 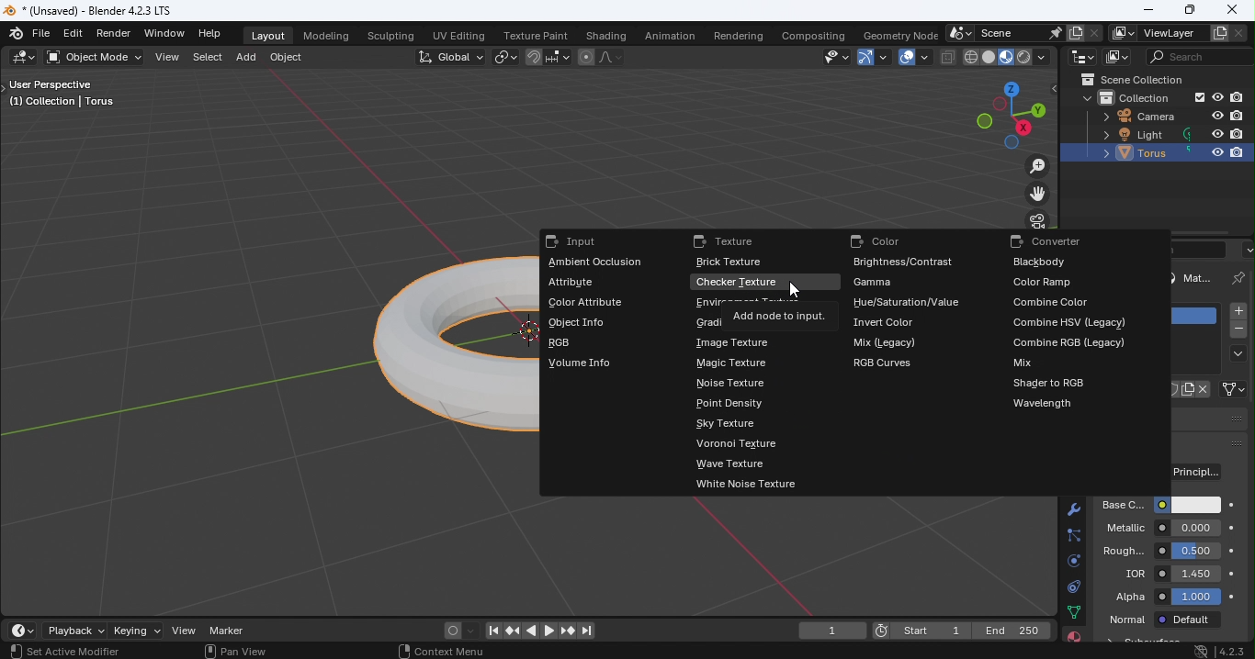 What do you see at coordinates (1120, 135) in the screenshot?
I see `Light` at bounding box center [1120, 135].